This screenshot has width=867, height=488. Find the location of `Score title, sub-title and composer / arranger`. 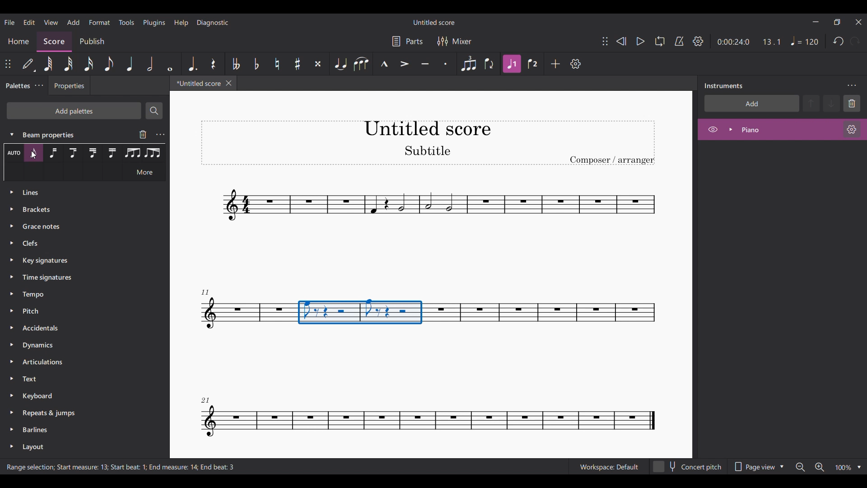

Score title, sub-title and composer / arranger is located at coordinates (428, 143).